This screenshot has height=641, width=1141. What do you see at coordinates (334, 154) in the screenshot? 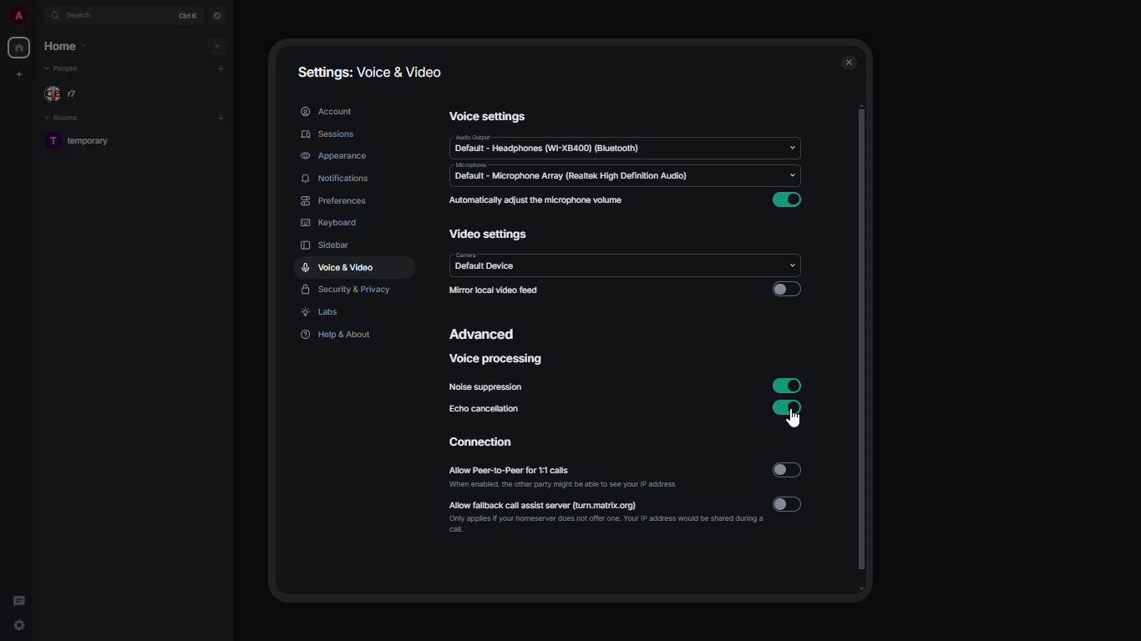
I see `appearance` at bounding box center [334, 154].